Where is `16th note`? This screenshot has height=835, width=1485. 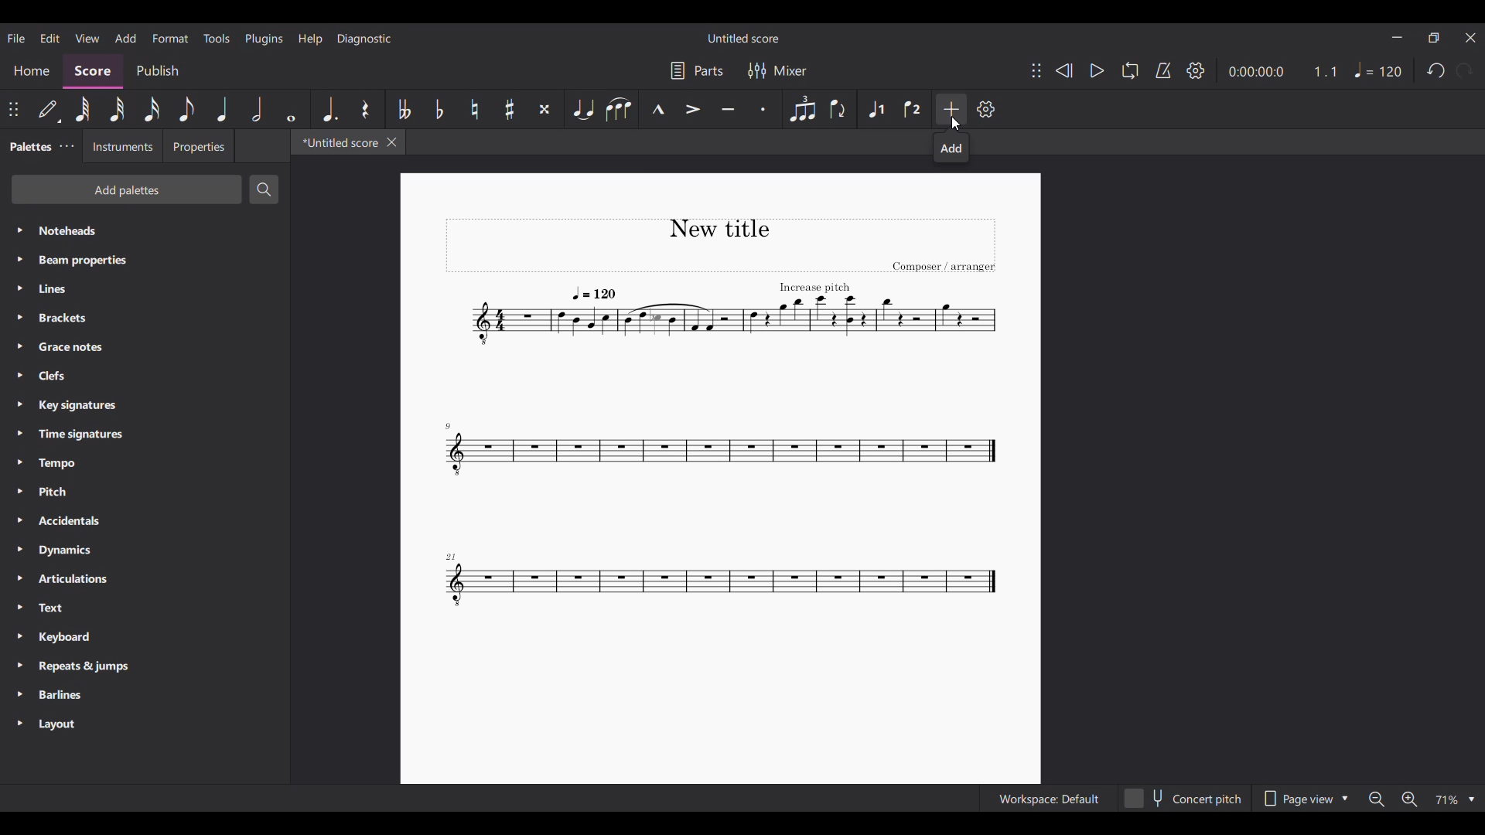
16th note is located at coordinates (152, 109).